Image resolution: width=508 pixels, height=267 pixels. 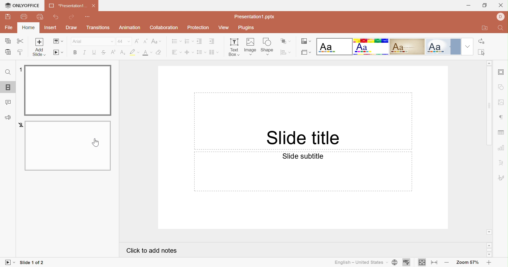 What do you see at coordinates (489, 245) in the screenshot?
I see `Scroll up` at bounding box center [489, 245].